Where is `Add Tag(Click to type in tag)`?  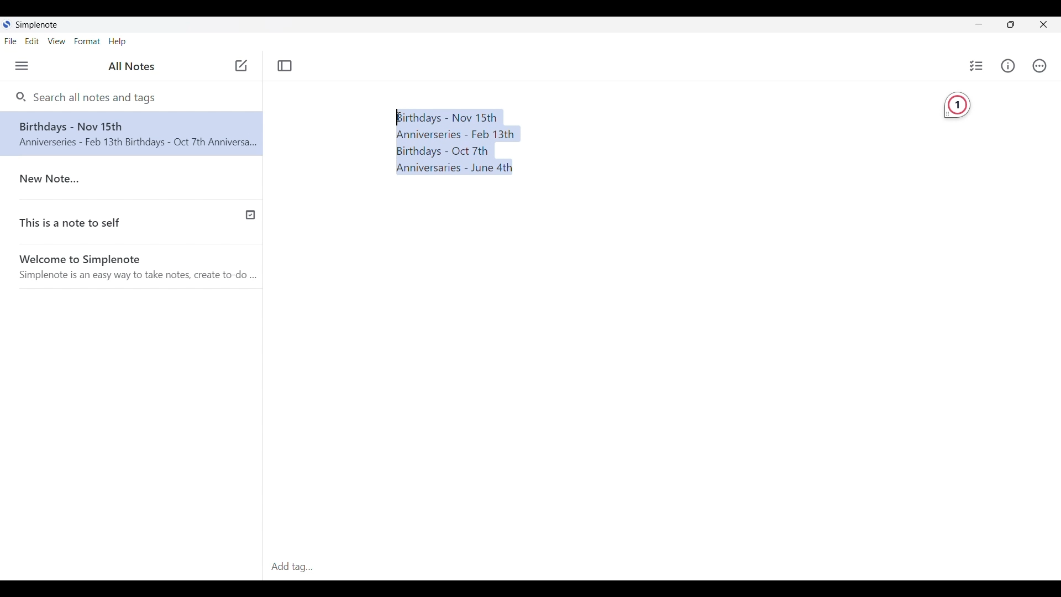
Add Tag(Click to type in tag) is located at coordinates (661, 568).